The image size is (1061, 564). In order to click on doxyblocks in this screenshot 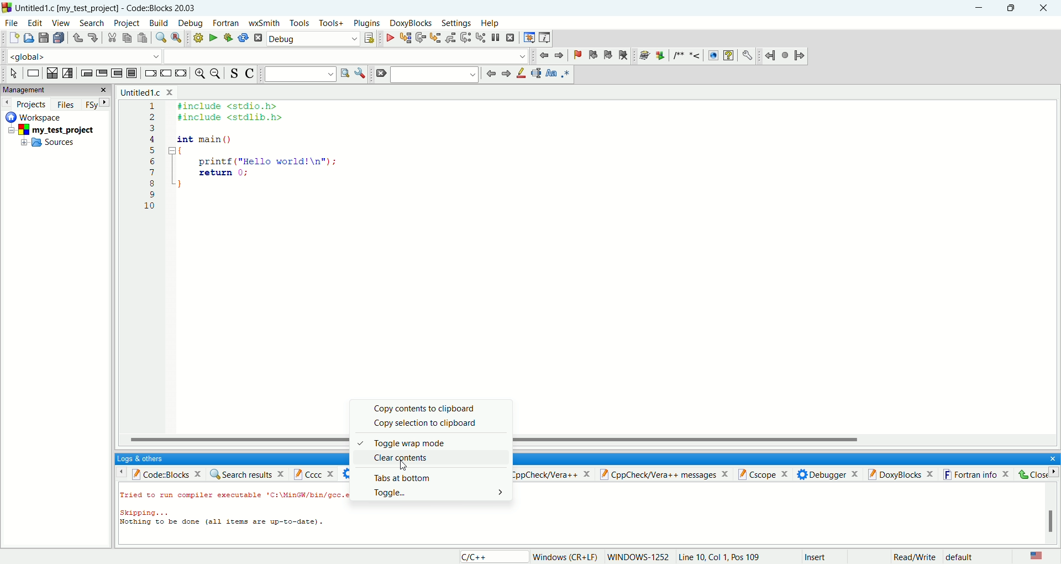, I will do `click(411, 23)`.